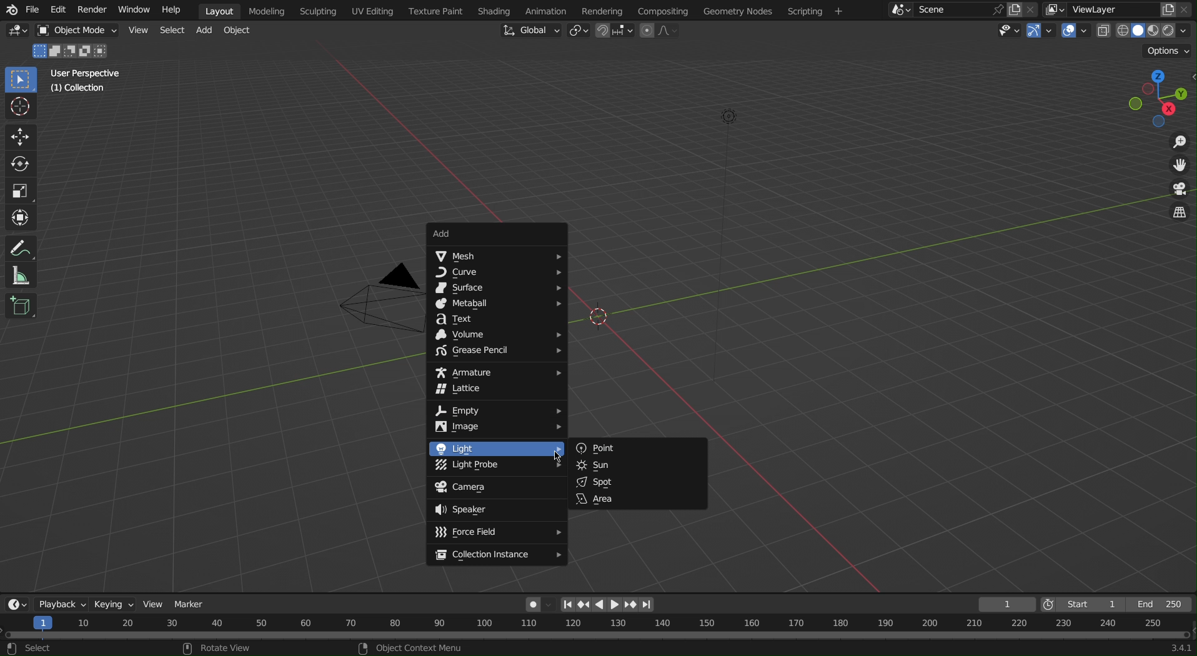  I want to click on Armature, so click(497, 371).